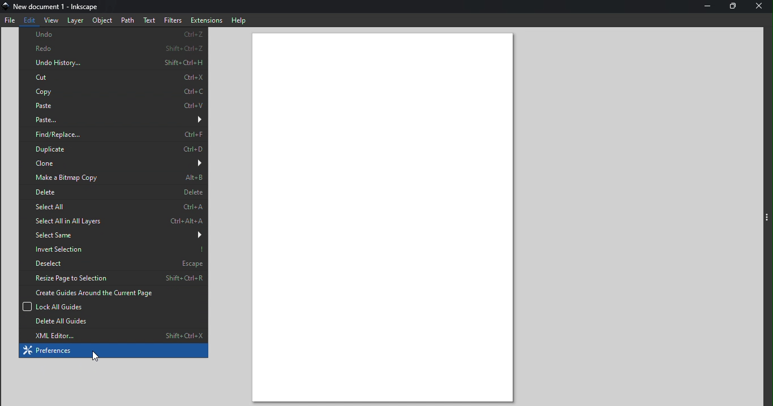 The image size is (773, 406). What do you see at coordinates (10, 22) in the screenshot?
I see `File` at bounding box center [10, 22].